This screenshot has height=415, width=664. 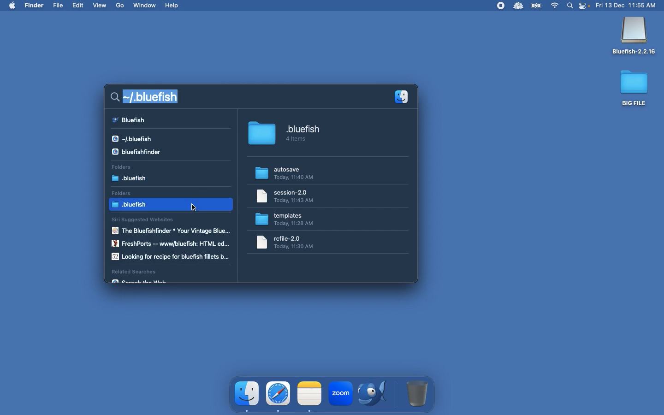 What do you see at coordinates (59, 6) in the screenshot?
I see `File` at bounding box center [59, 6].